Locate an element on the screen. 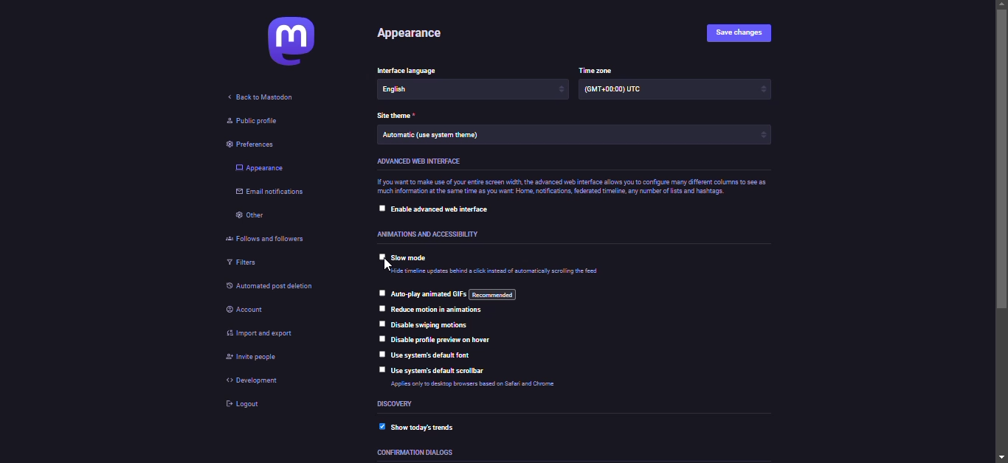 The height and width of the screenshot is (463, 1008). logout is located at coordinates (241, 404).